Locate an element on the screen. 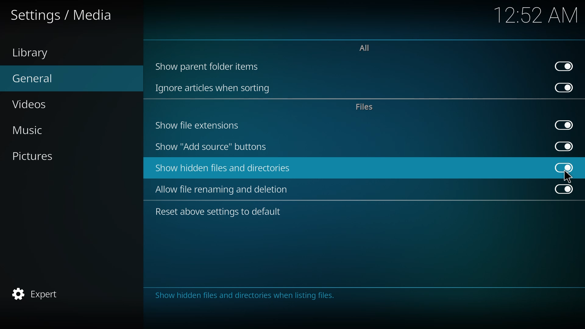 The image size is (585, 329). settings /media is located at coordinates (62, 17).